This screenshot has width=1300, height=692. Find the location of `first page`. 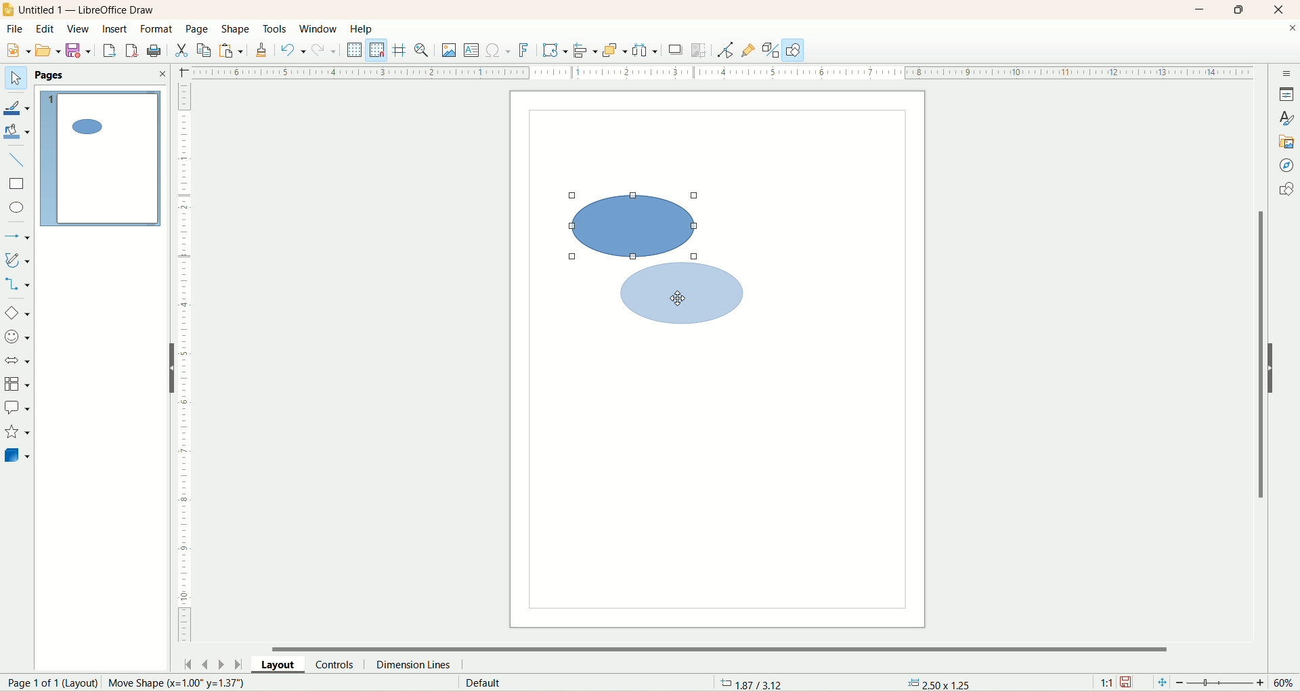

first page is located at coordinates (188, 662).